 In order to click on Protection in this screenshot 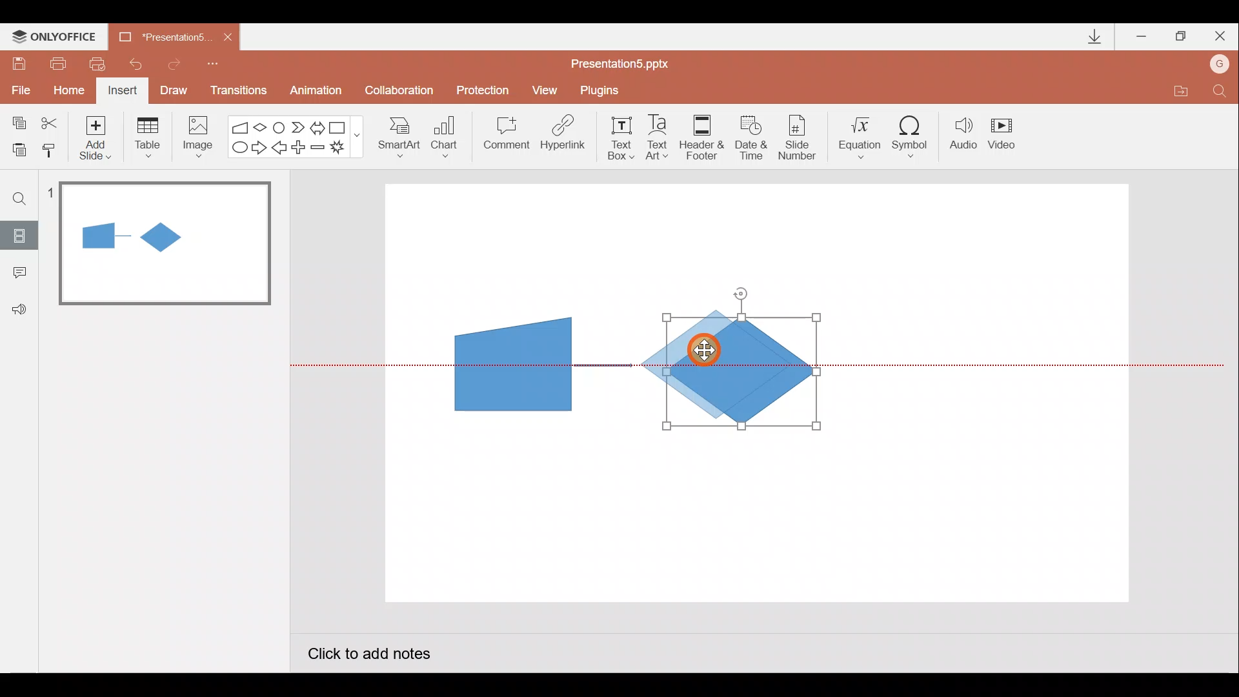, I will do `click(487, 90)`.